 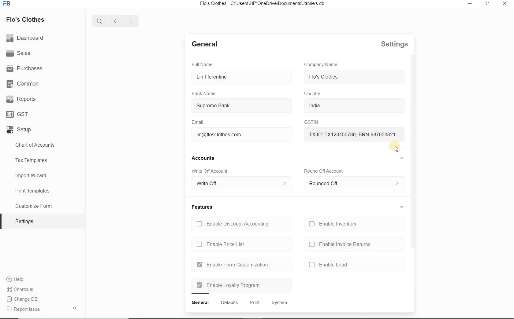 I want to click on Company Name, so click(x=321, y=64).